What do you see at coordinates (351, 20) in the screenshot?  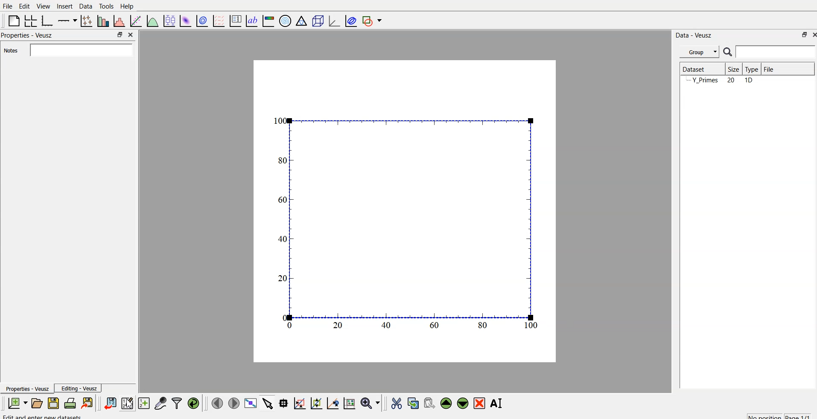 I see `plot covariance ellipses` at bounding box center [351, 20].